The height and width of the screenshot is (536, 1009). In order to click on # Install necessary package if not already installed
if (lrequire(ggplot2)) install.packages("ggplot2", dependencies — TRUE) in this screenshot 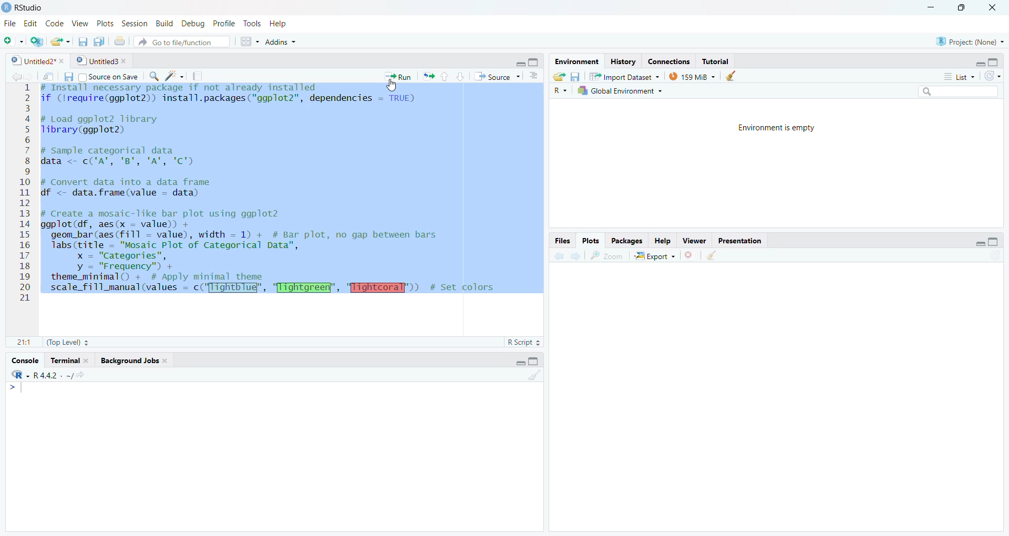, I will do `click(235, 96)`.